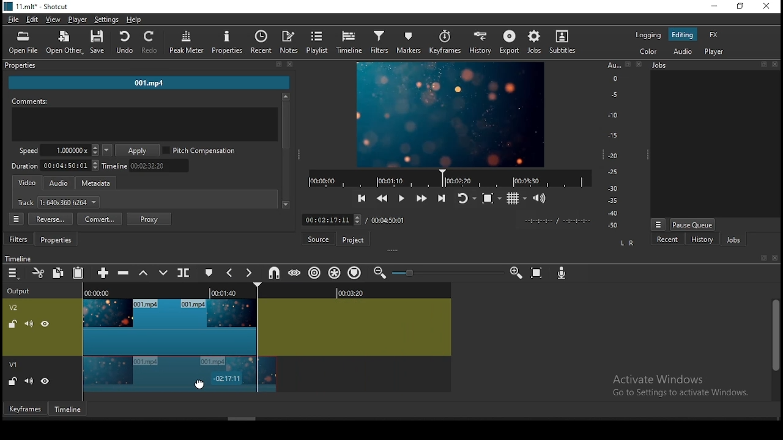 This screenshot has height=440, width=783. I want to click on scroll bar, so click(774, 348).